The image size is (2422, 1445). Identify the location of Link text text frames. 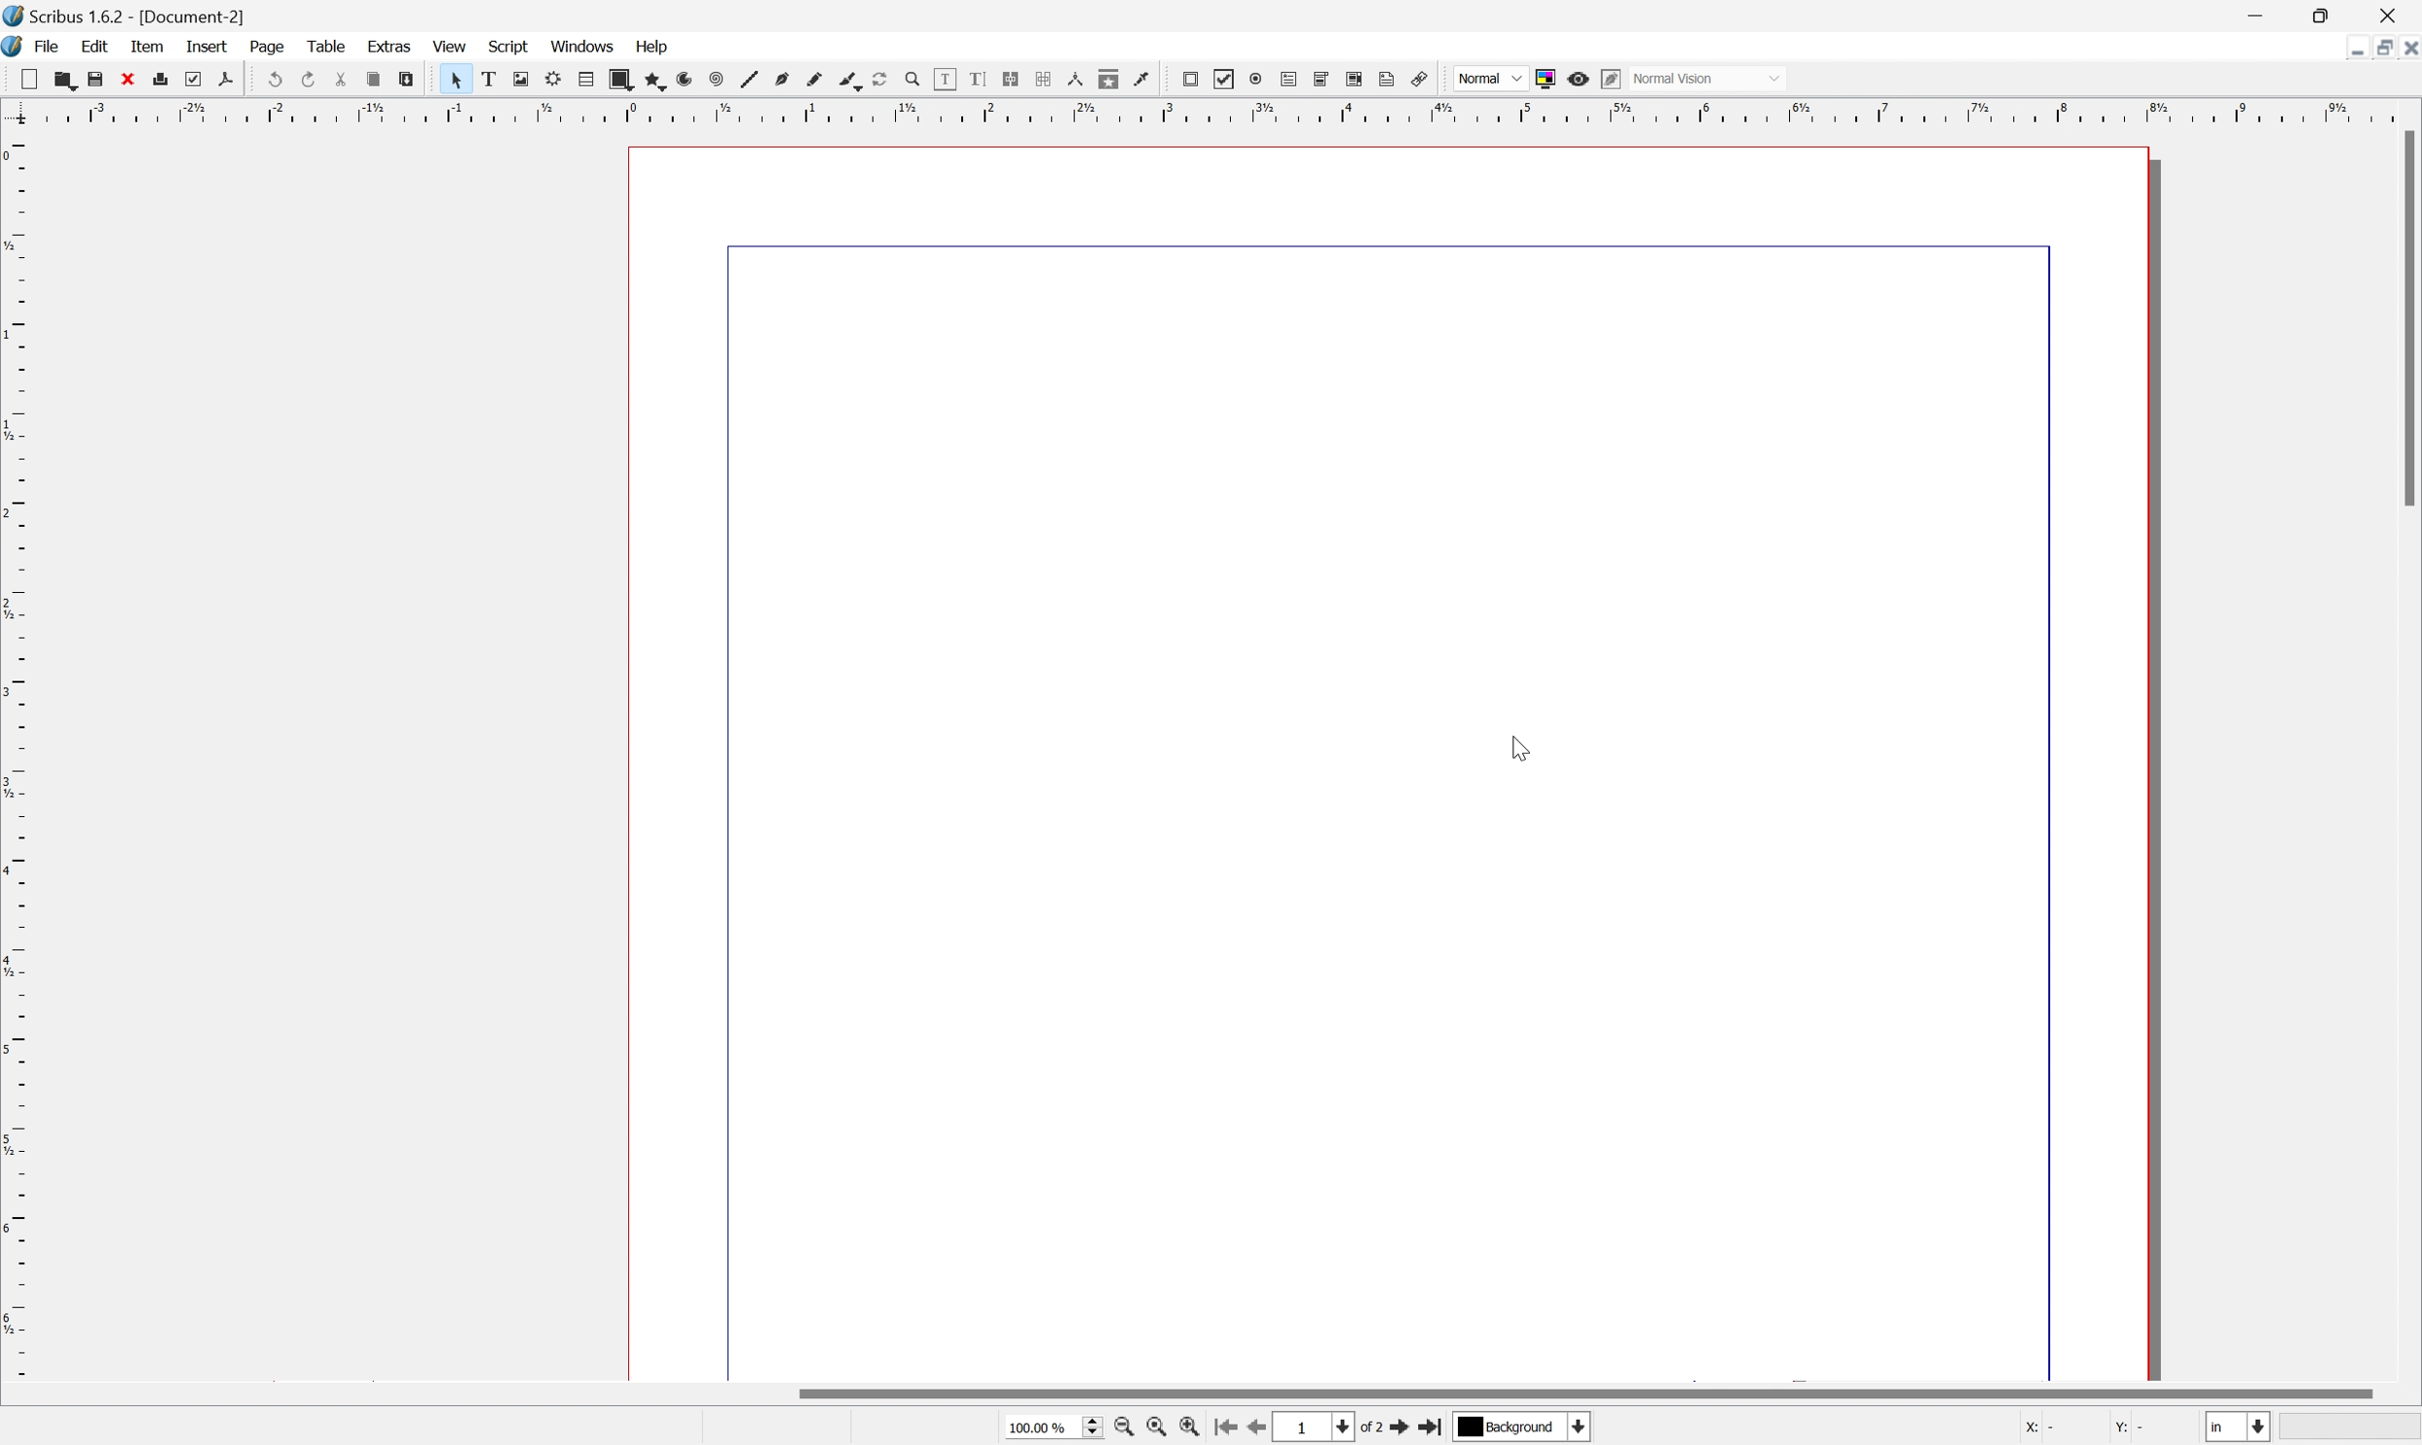
(1015, 79).